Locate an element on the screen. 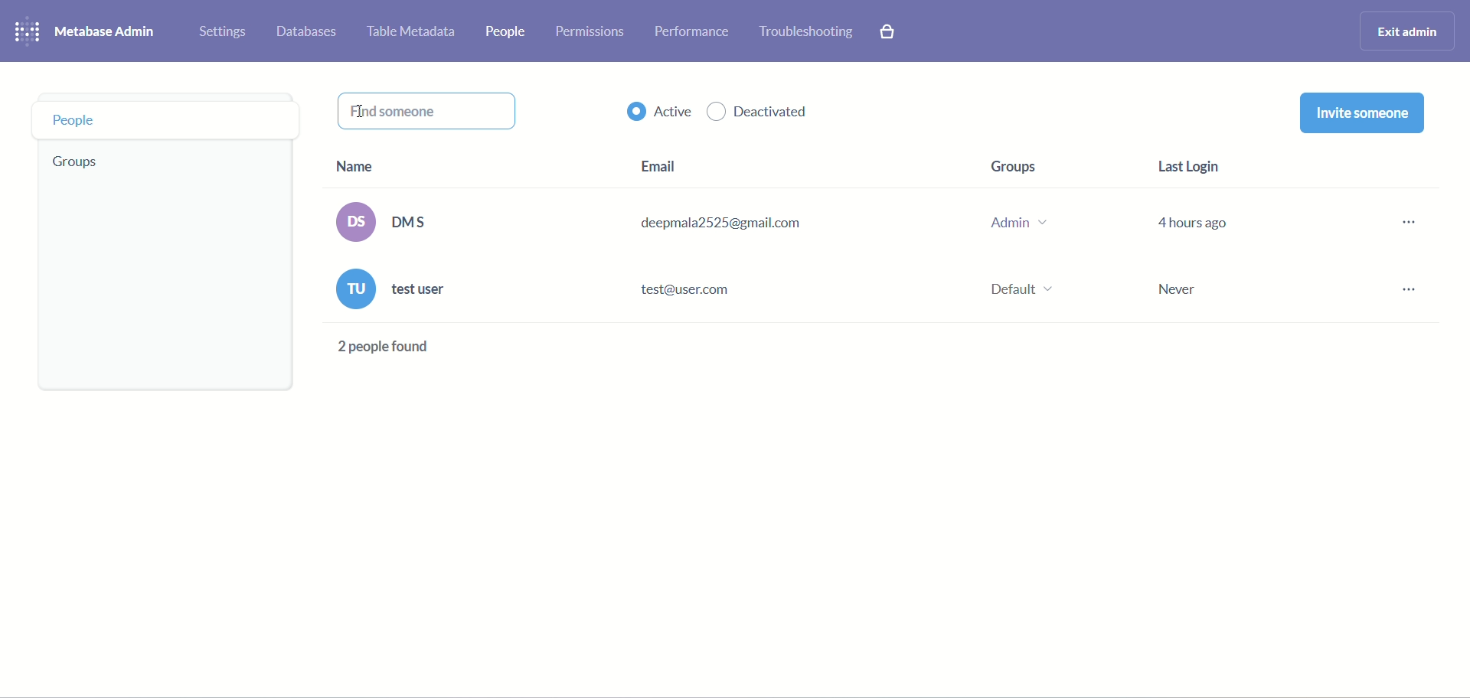 The width and height of the screenshot is (1470, 698). performance is located at coordinates (693, 31).